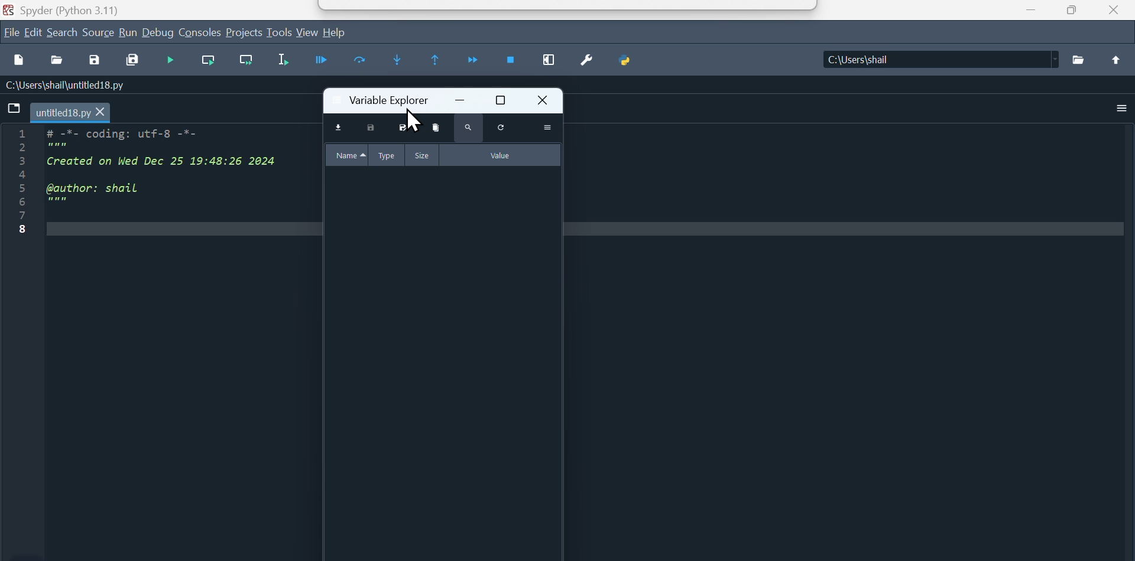 The image size is (1135, 561). What do you see at coordinates (513, 64) in the screenshot?
I see `Stop Debugging` at bounding box center [513, 64].